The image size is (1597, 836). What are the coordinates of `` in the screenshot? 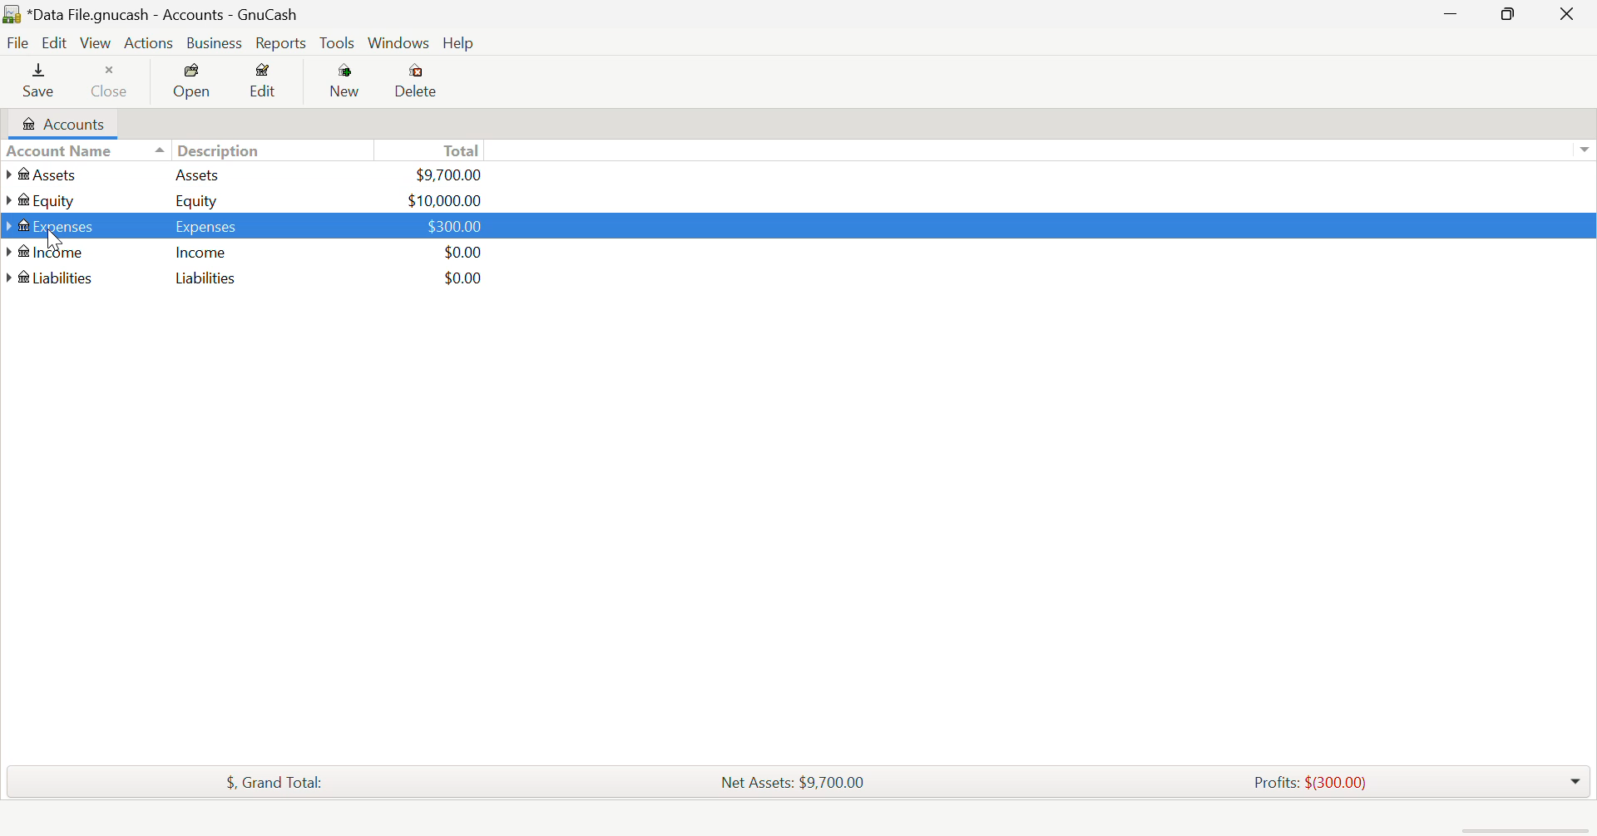 It's located at (349, 83).